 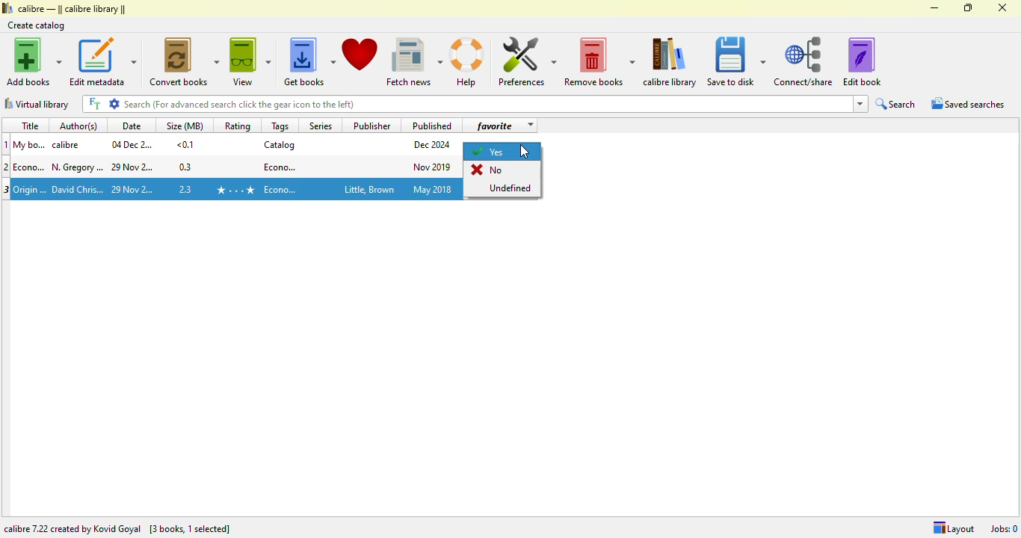 I want to click on [ 3 books, 1 selected], so click(x=191, y=530).